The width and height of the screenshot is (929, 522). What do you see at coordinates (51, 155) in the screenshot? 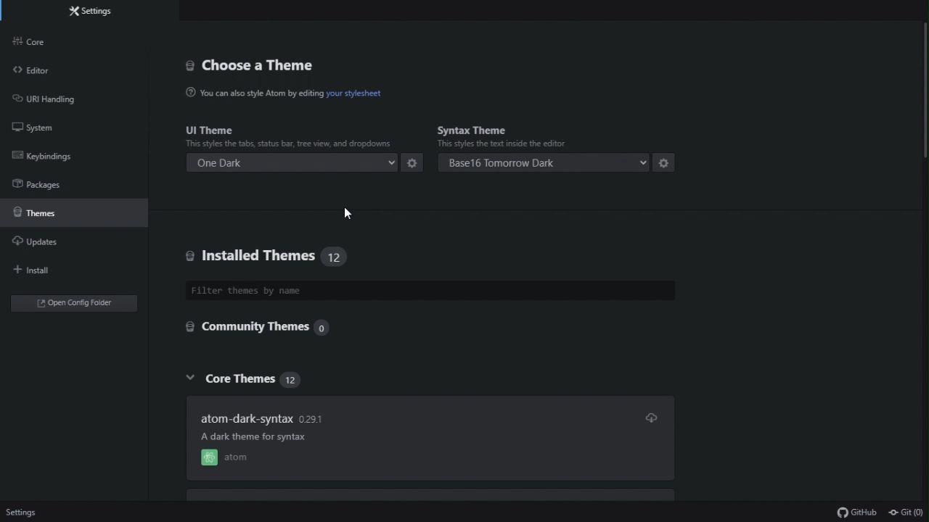
I see `key Bindings` at bounding box center [51, 155].